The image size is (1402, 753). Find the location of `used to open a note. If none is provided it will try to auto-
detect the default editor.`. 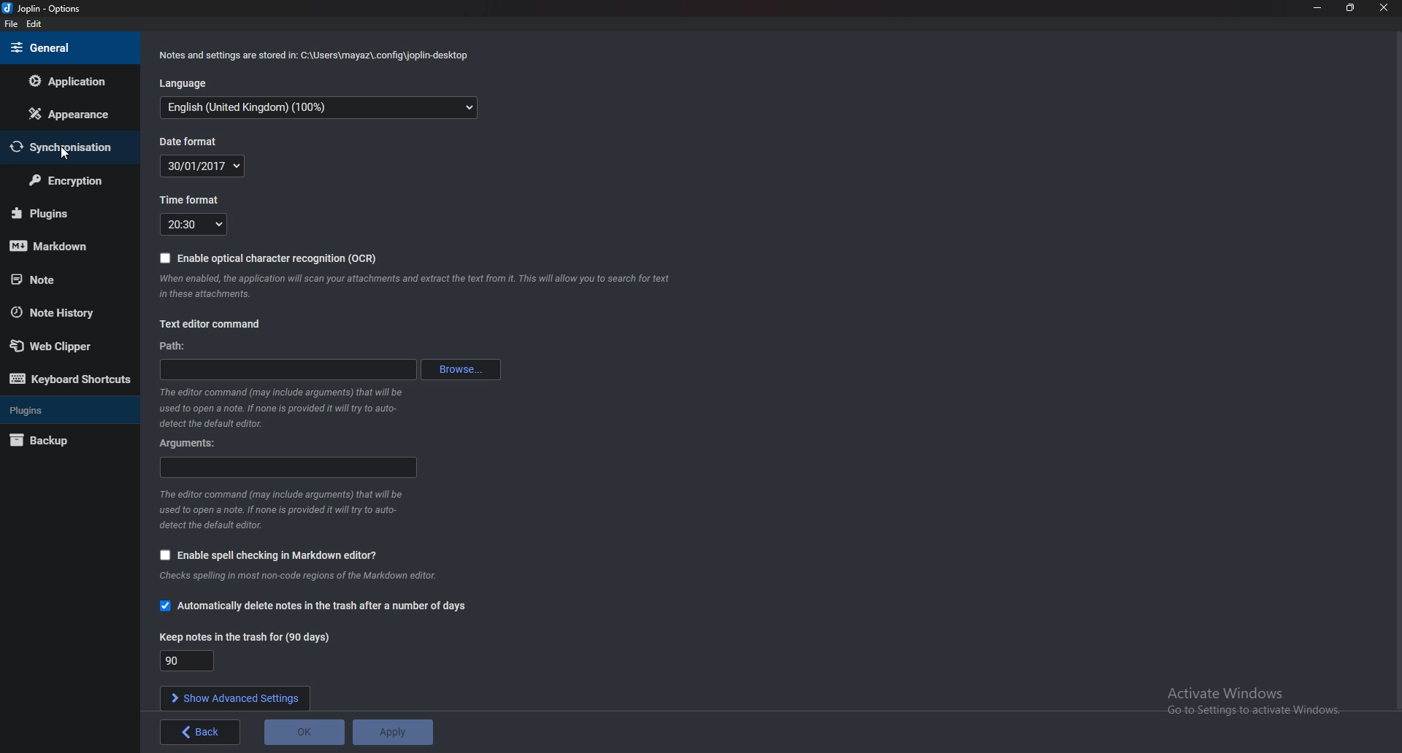

used to open a note. If none is provided it will try to auto-
detect the default editor. is located at coordinates (281, 409).